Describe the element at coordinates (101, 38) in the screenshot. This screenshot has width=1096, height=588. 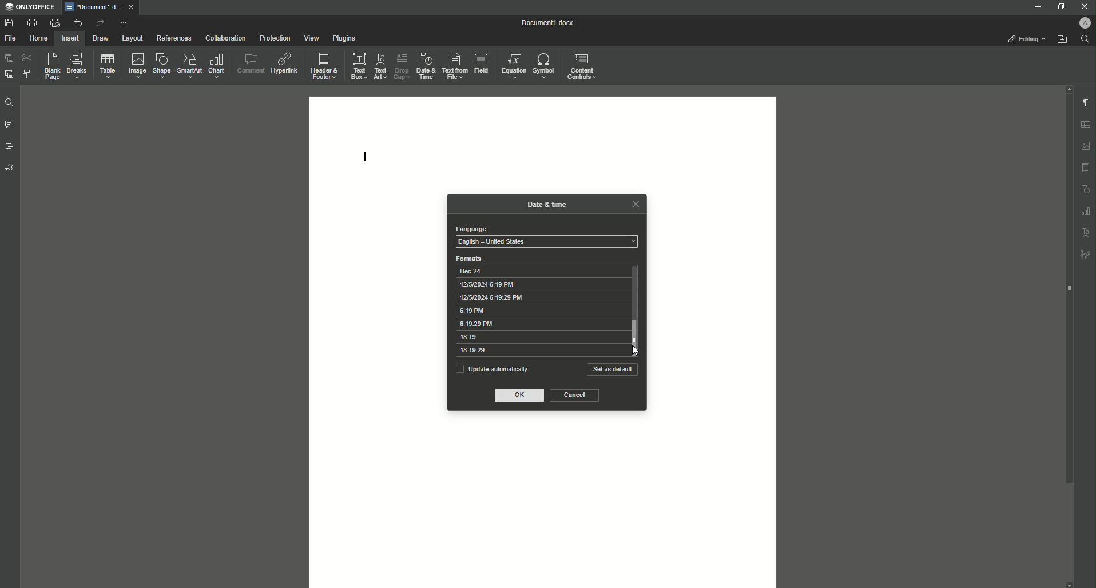
I see `Draw` at that location.